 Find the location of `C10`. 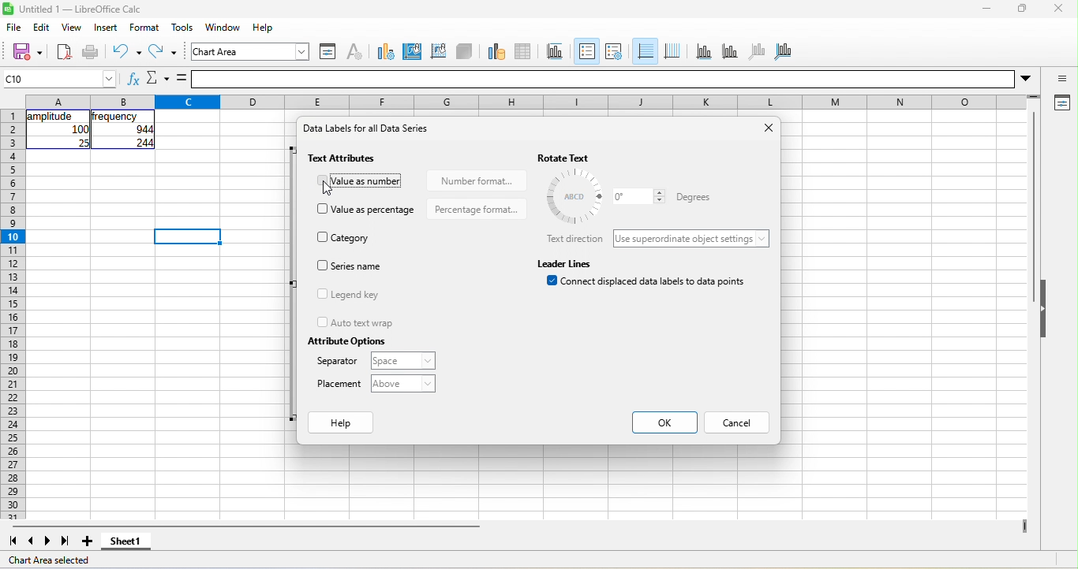

C10 is located at coordinates (60, 79).